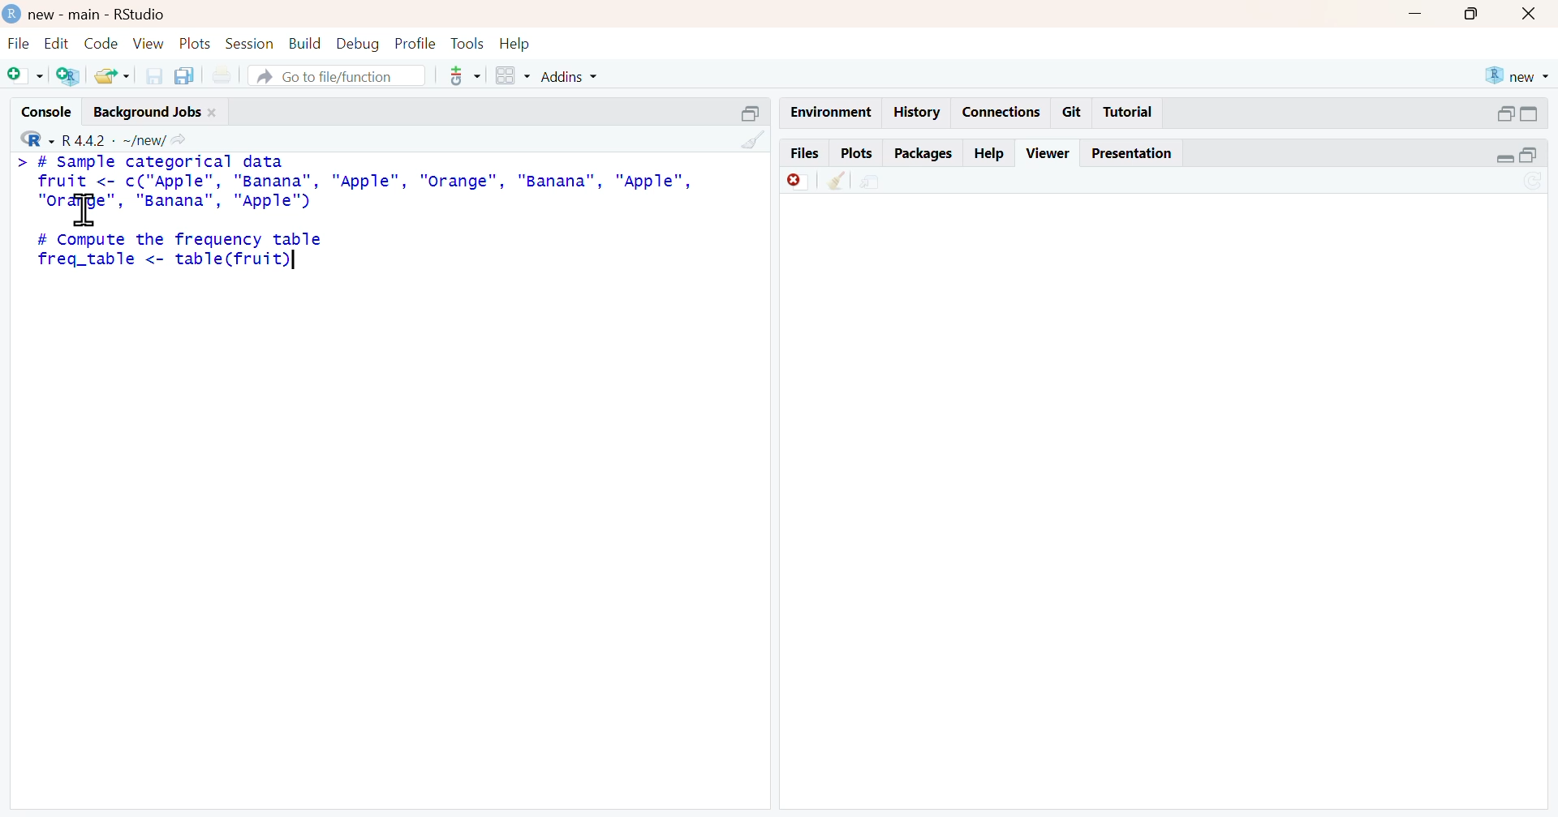 This screenshot has height=817, width=1558. I want to click on edit, so click(55, 43).